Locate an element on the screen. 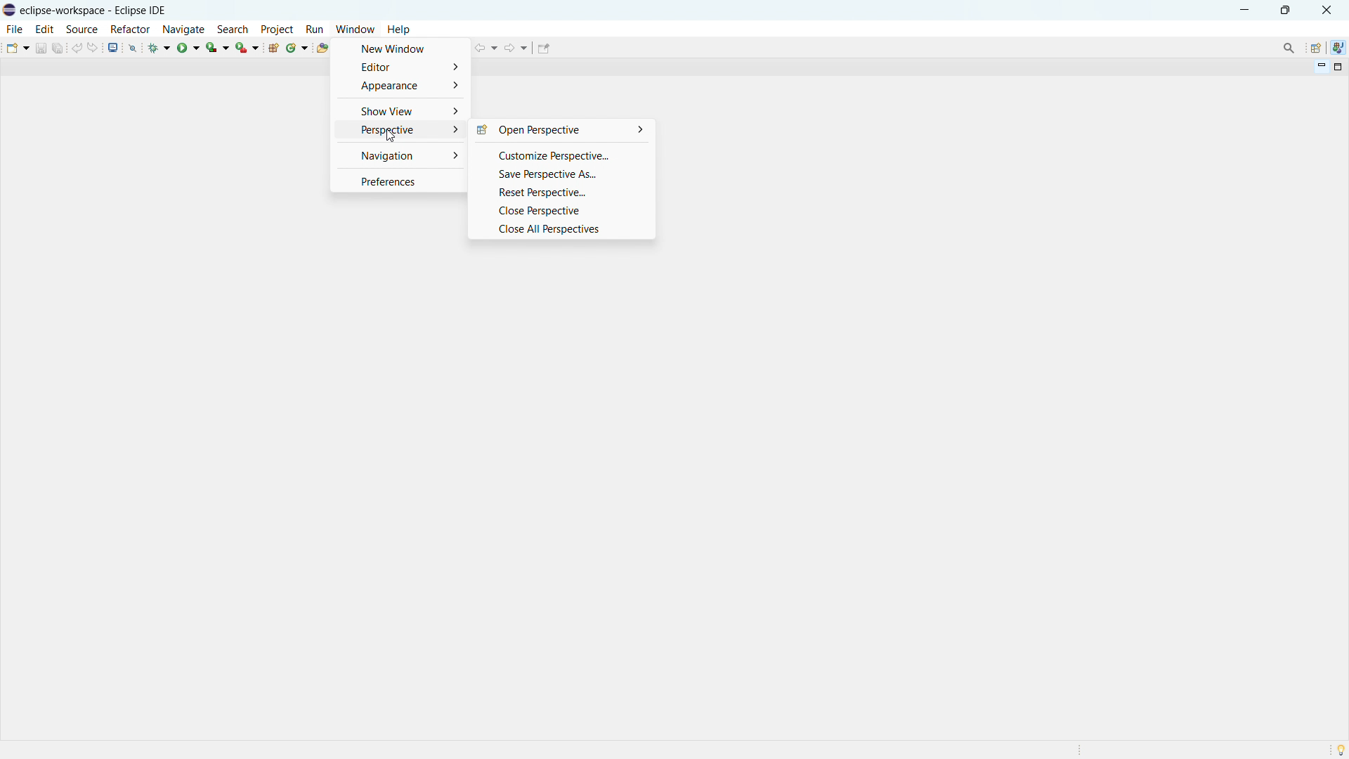 The height and width of the screenshot is (759, 1349). edit is located at coordinates (45, 29).